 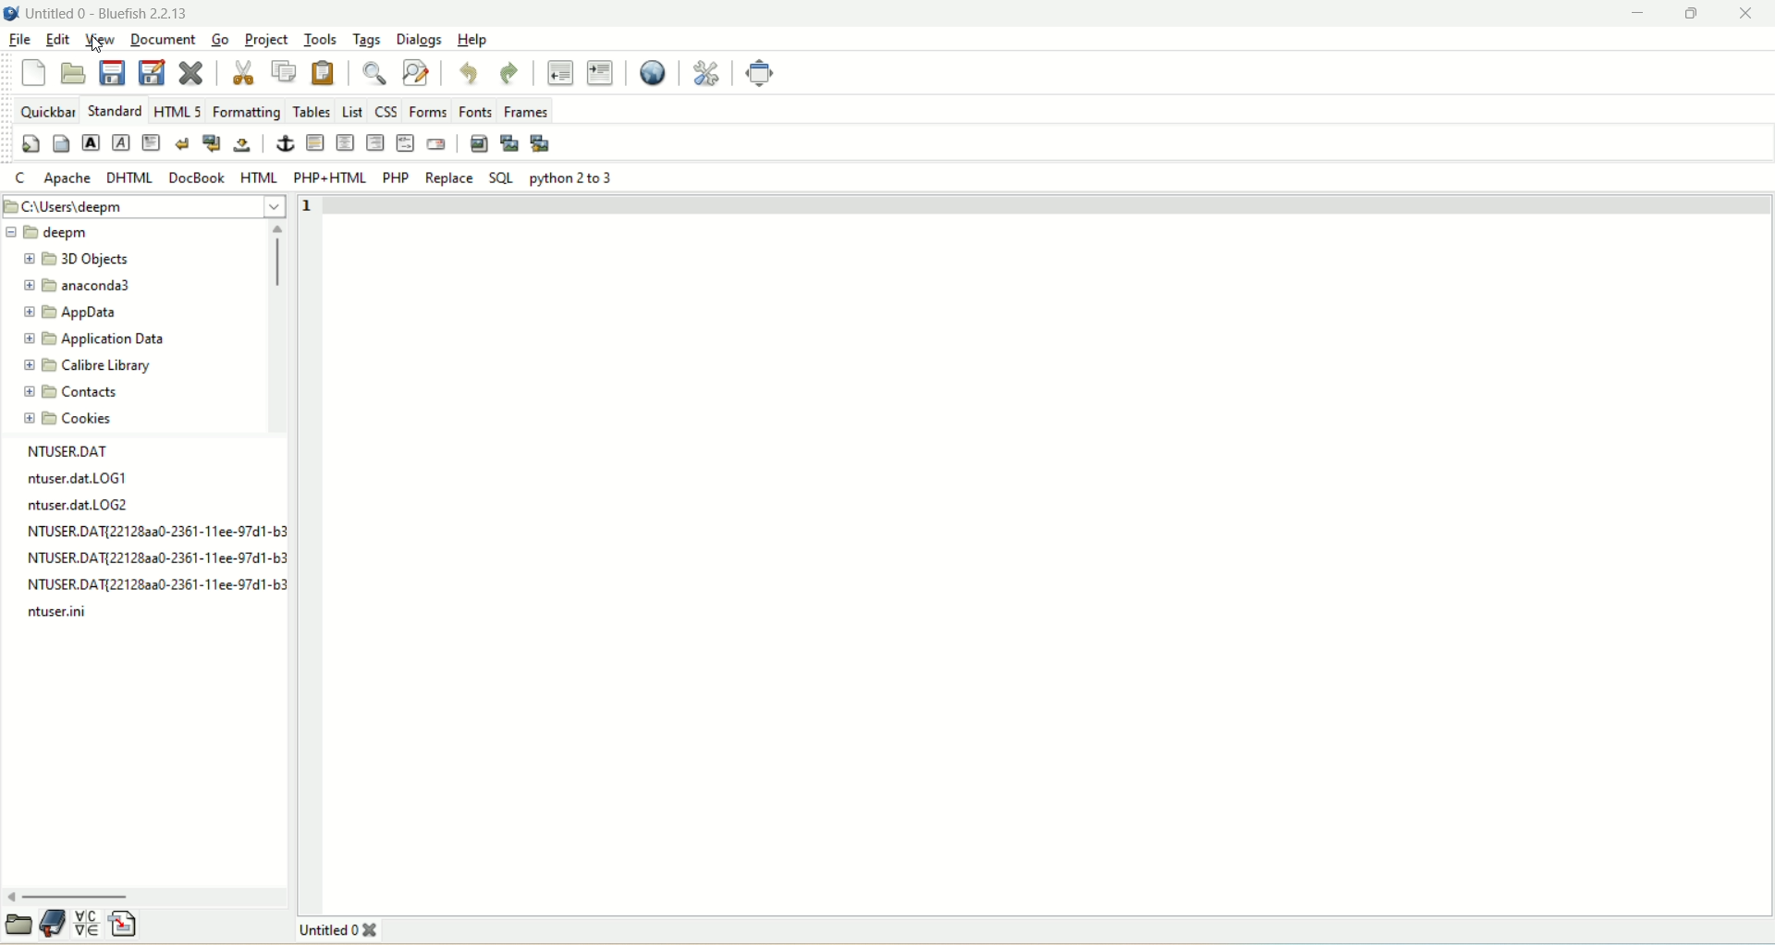 What do you see at coordinates (471, 72) in the screenshot?
I see `undo` at bounding box center [471, 72].